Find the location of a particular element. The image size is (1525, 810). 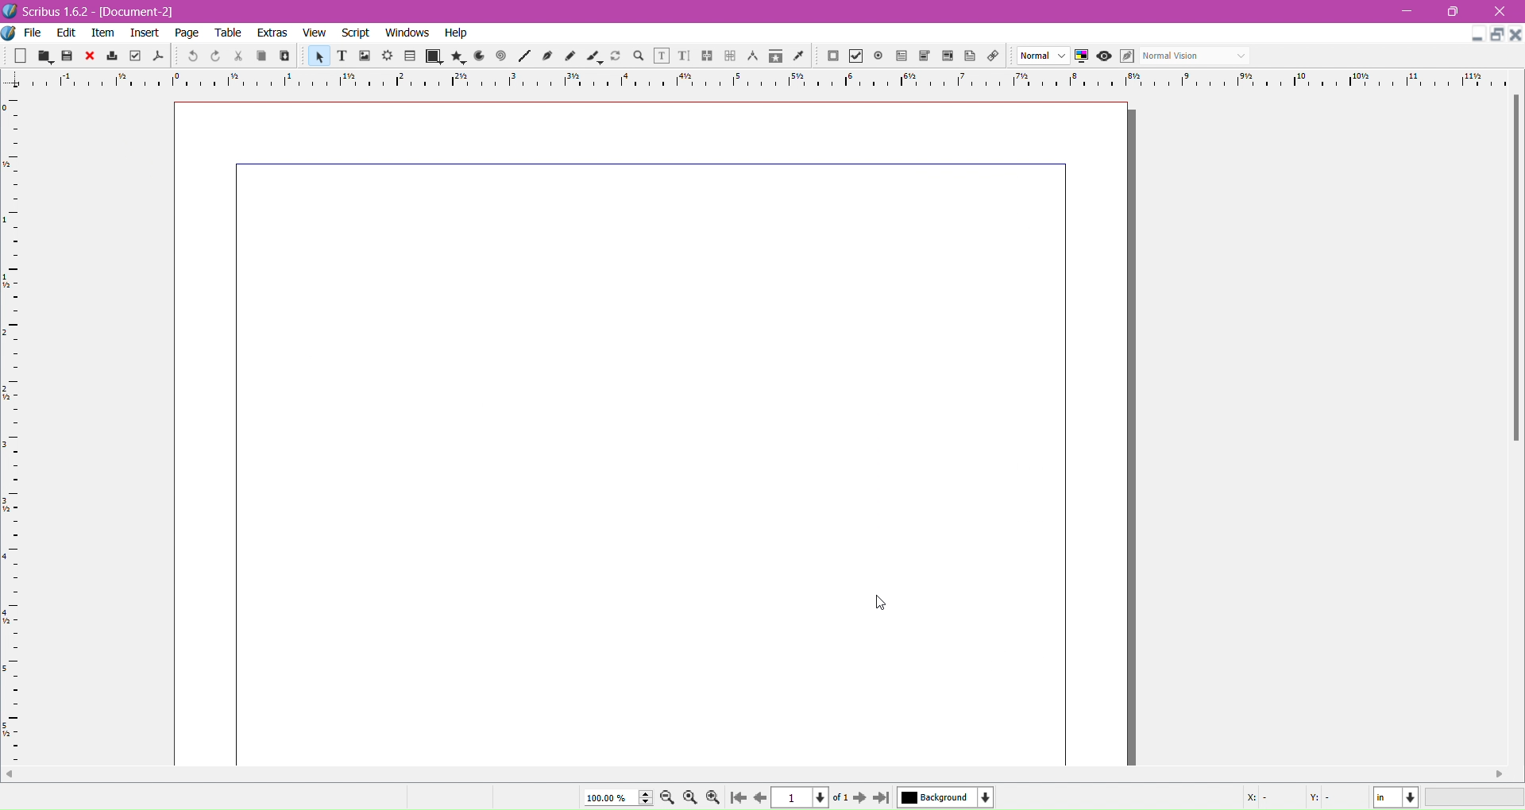

icon is located at coordinates (1079, 56).